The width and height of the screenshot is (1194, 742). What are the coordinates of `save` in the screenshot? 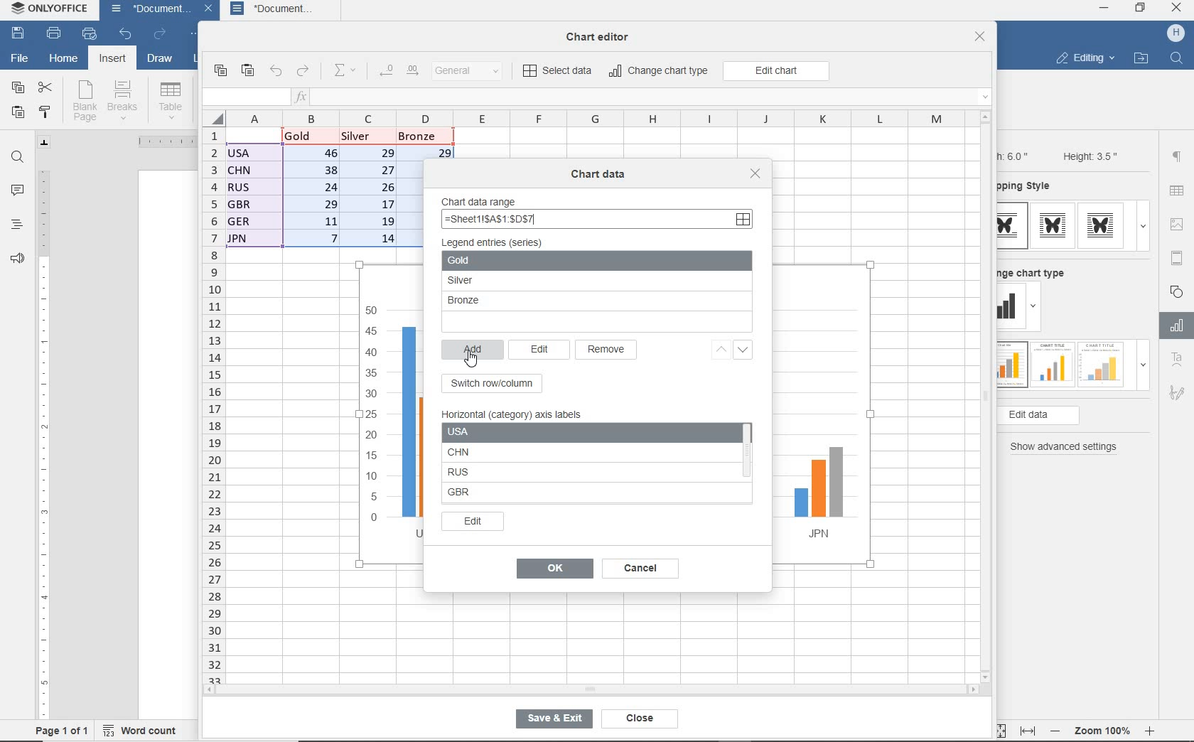 It's located at (18, 34).